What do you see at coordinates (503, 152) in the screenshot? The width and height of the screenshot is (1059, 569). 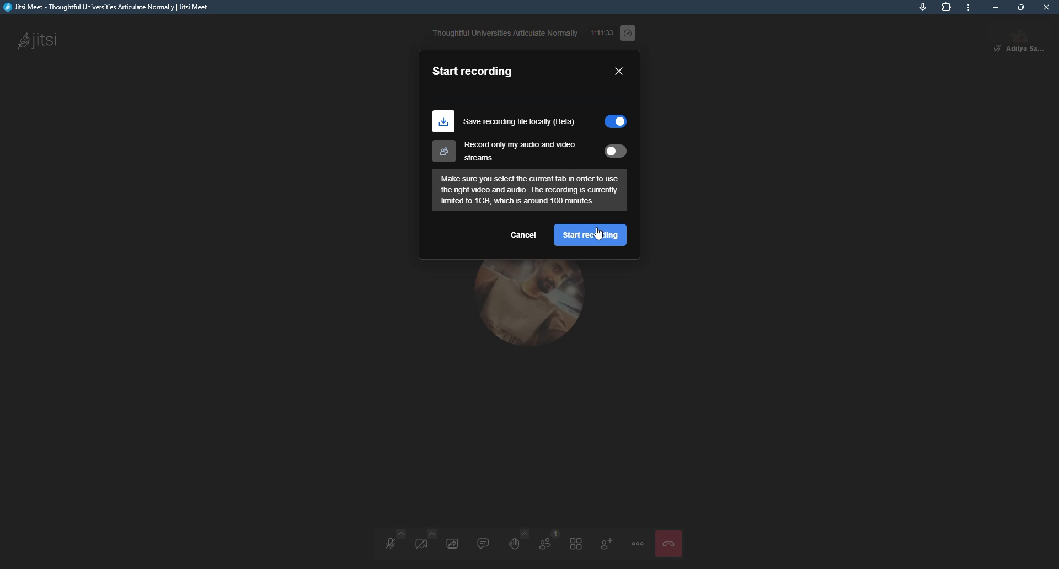 I see `record only audio video stream` at bounding box center [503, 152].